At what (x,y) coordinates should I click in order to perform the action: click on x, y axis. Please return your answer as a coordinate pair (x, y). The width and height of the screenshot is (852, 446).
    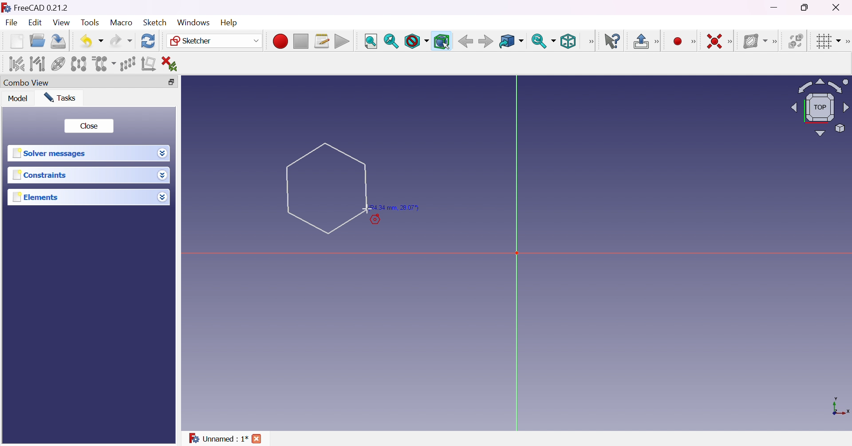
    Looking at the image, I should click on (839, 407).